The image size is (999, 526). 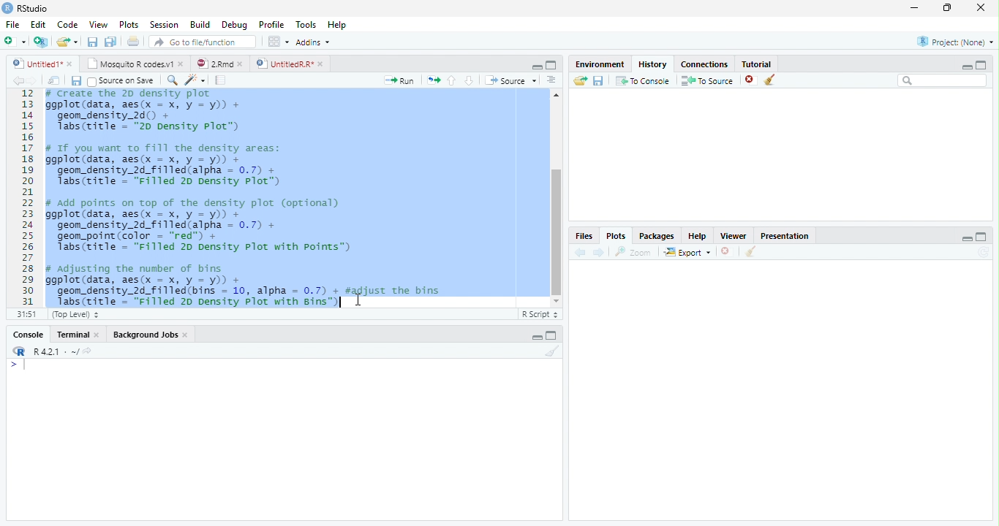 What do you see at coordinates (510, 80) in the screenshot?
I see `Source` at bounding box center [510, 80].